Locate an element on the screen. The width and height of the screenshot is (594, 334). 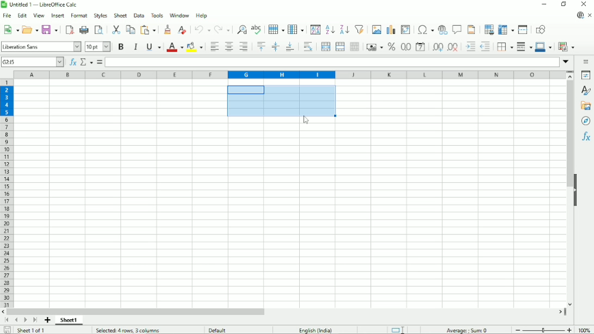
Add decimal place is located at coordinates (437, 48).